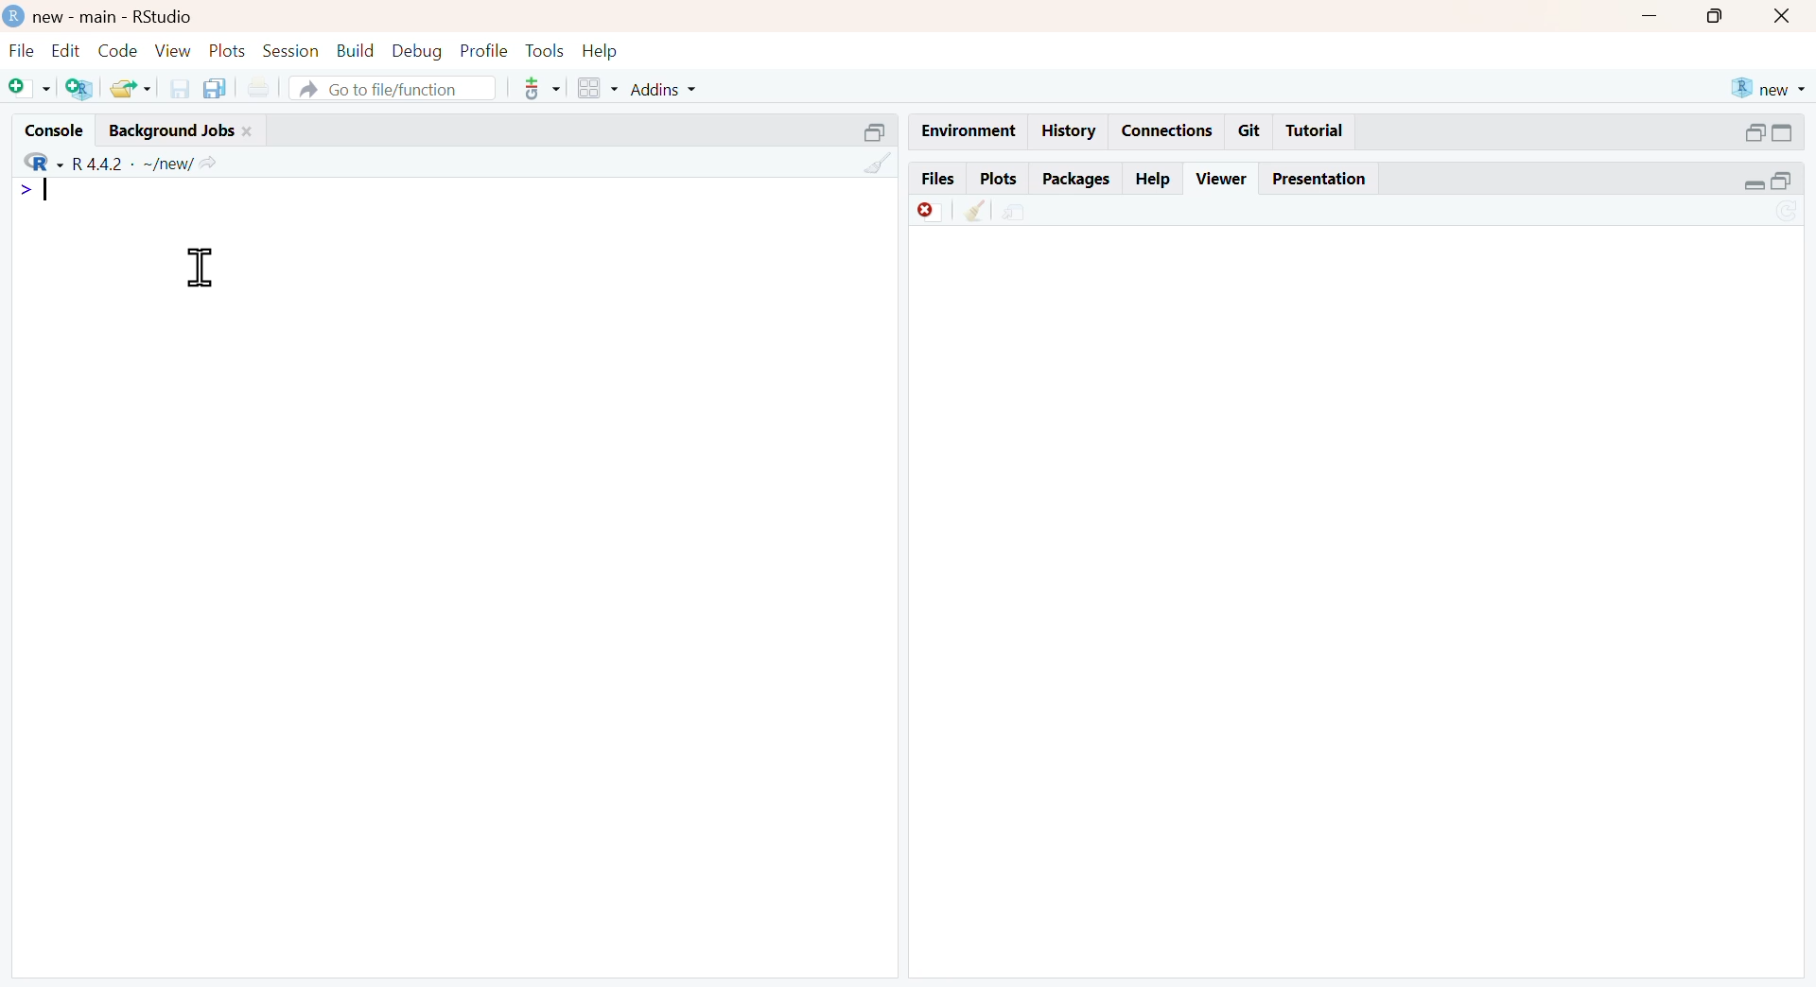 This screenshot has height=987, width=1816. I want to click on new R project, so click(1769, 85).